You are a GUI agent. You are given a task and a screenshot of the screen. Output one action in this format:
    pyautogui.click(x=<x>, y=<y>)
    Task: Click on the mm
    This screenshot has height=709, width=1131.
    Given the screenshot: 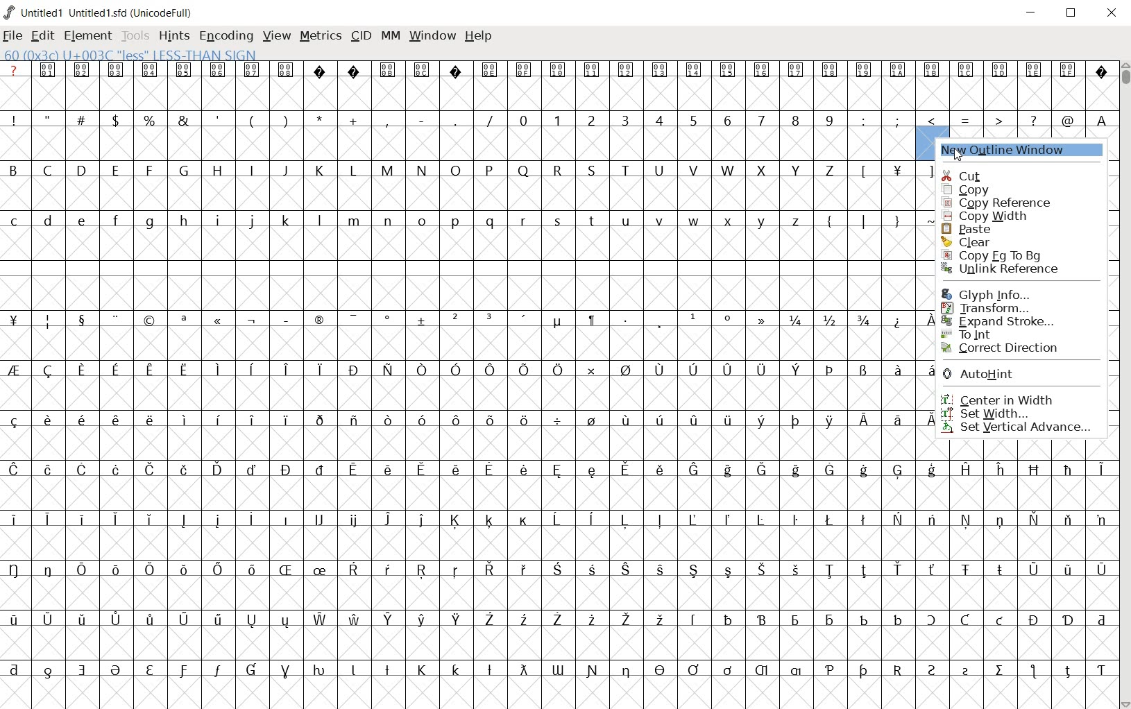 What is the action you would take?
    pyautogui.click(x=389, y=37)
    